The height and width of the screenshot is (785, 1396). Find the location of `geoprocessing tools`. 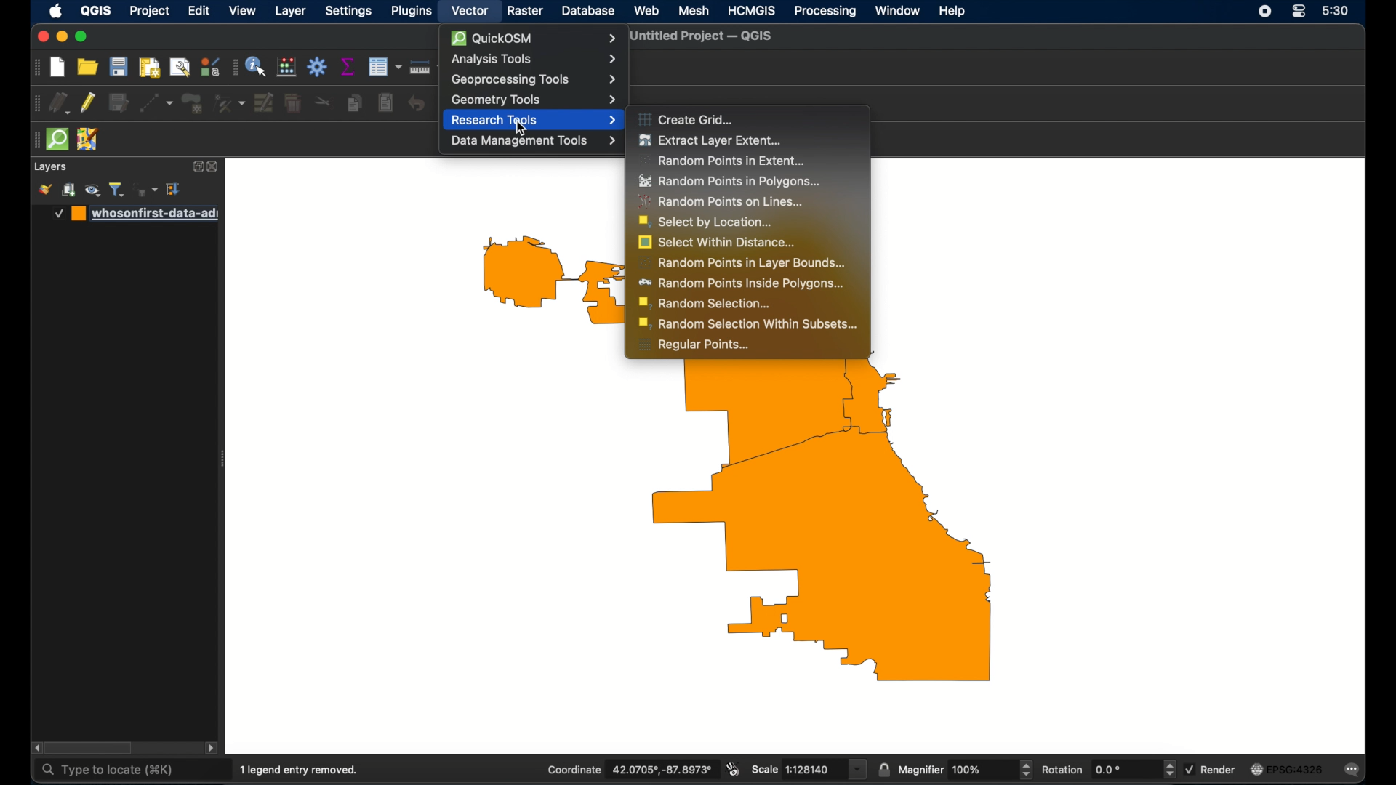

geoprocessing tools is located at coordinates (532, 78).